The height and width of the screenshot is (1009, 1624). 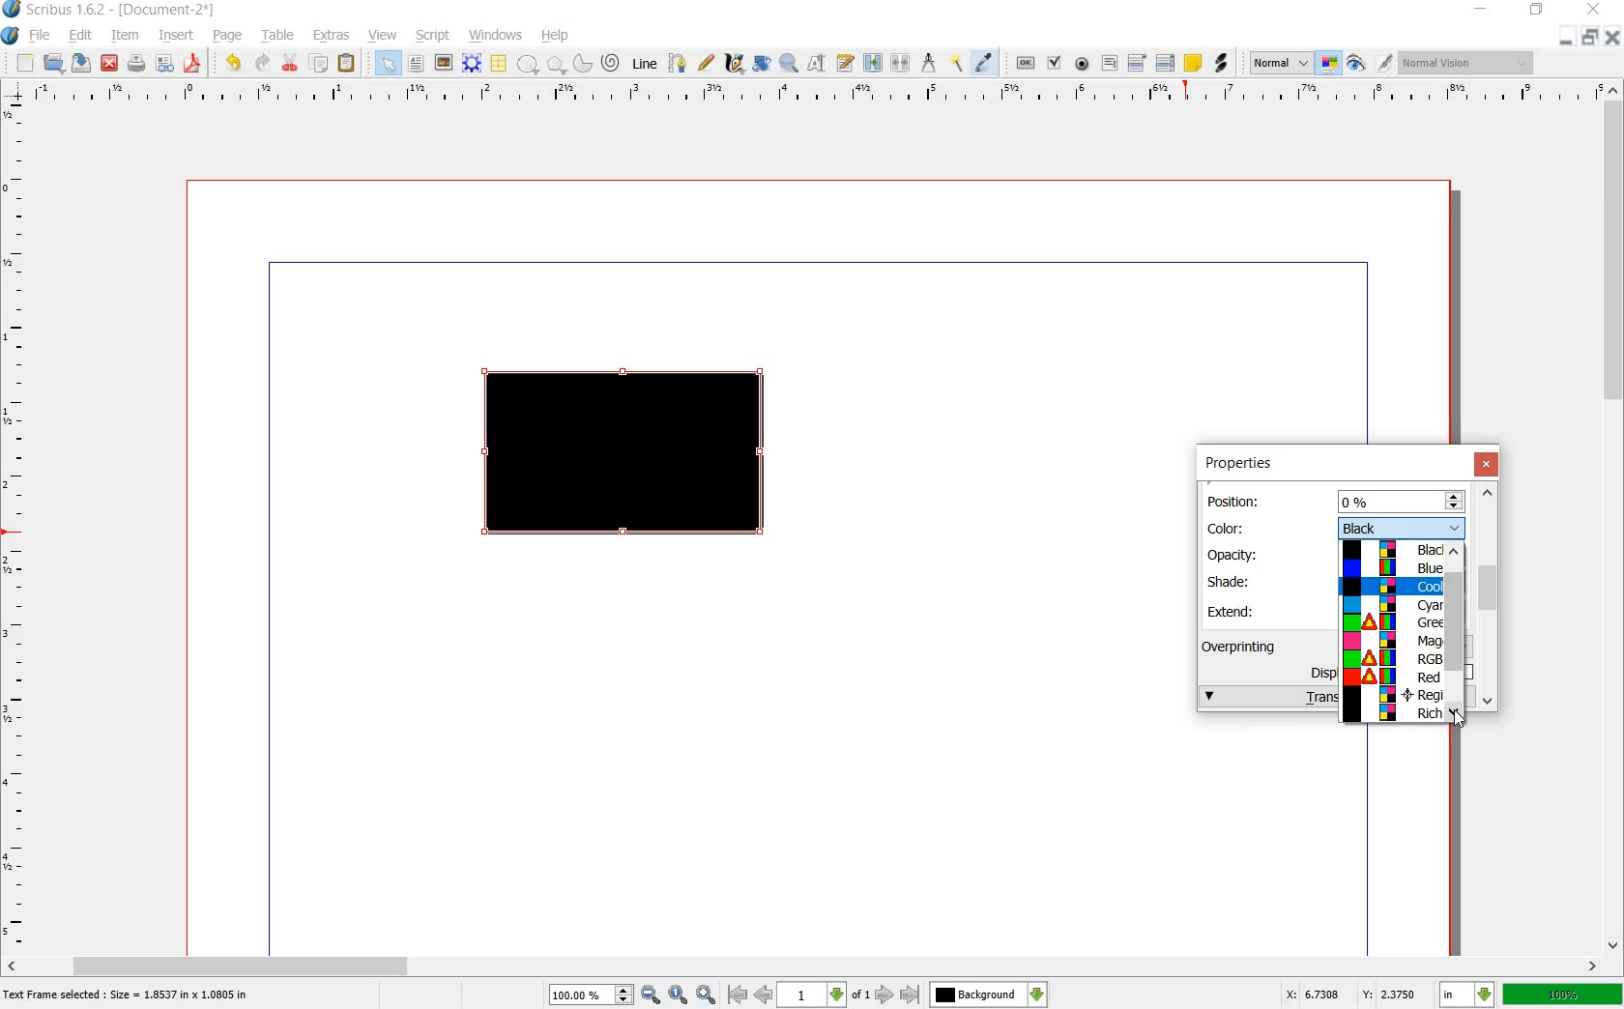 What do you see at coordinates (347, 64) in the screenshot?
I see `paste` at bounding box center [347, 64].